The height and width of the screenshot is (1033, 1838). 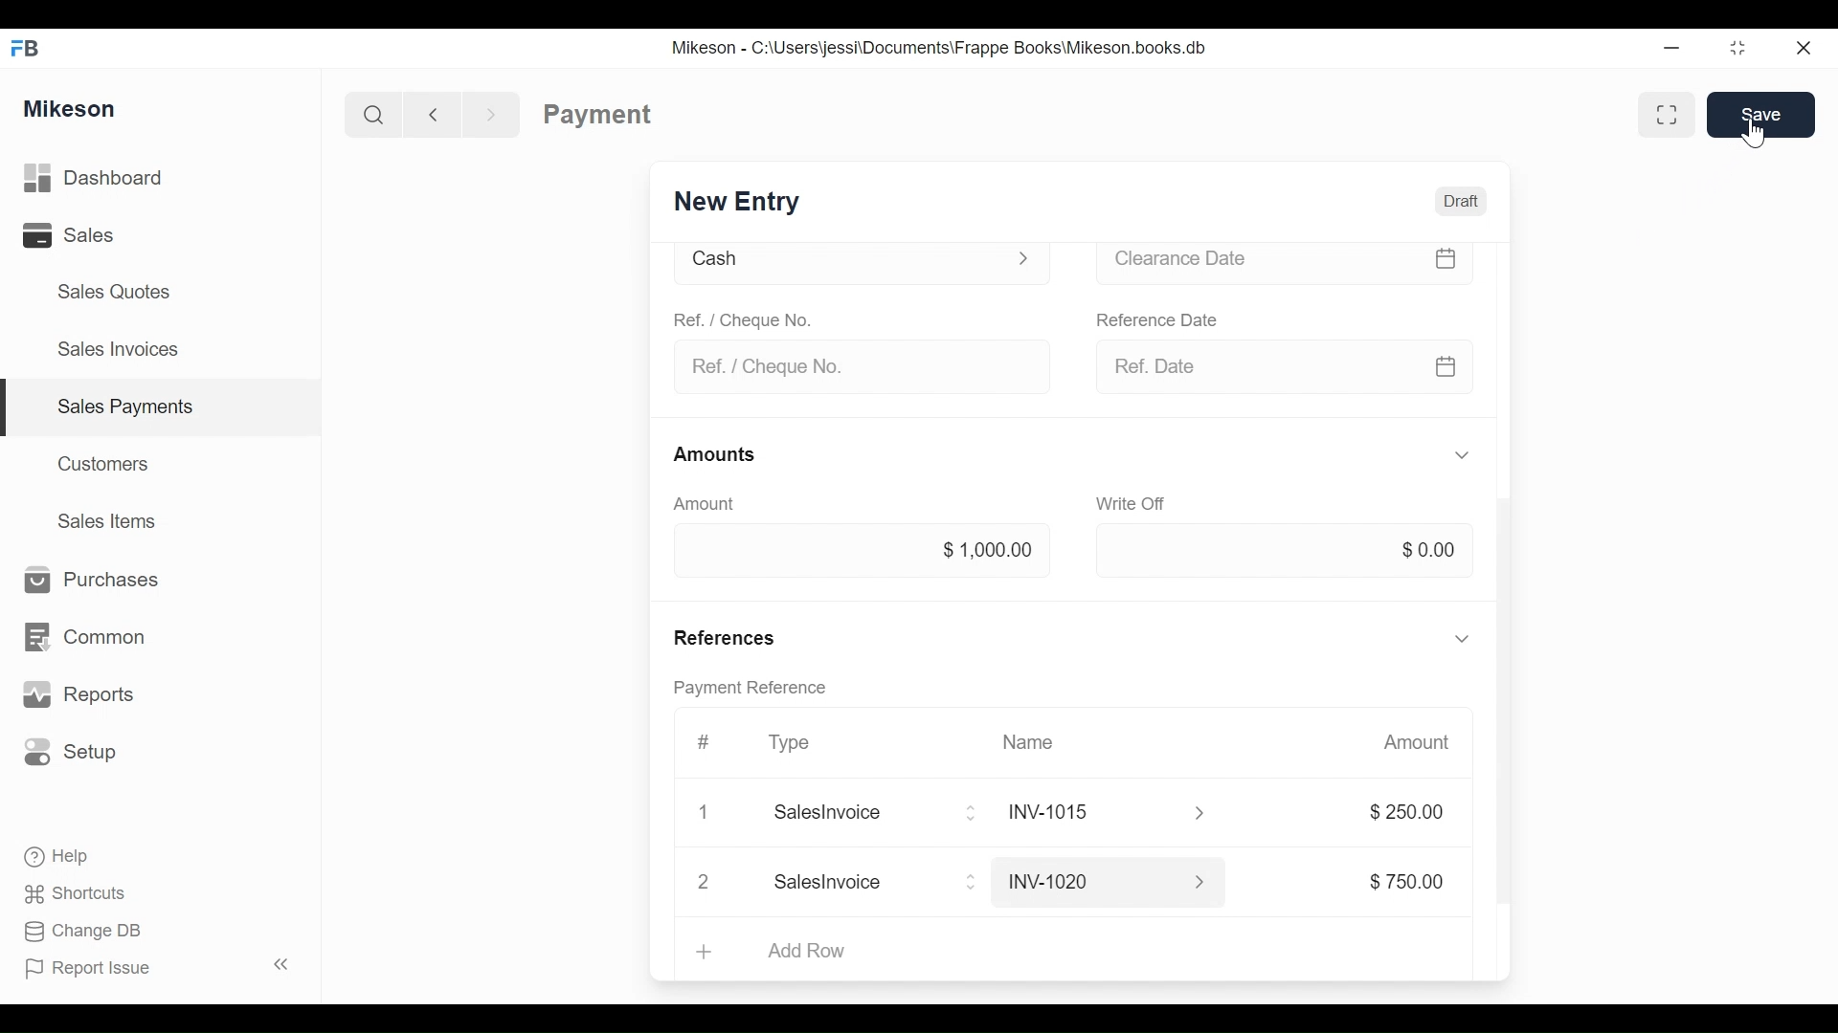 What do you see at coordinates (1418, 742) in the screenshot?
I see `Amount` at bounding box center [1418, 742].